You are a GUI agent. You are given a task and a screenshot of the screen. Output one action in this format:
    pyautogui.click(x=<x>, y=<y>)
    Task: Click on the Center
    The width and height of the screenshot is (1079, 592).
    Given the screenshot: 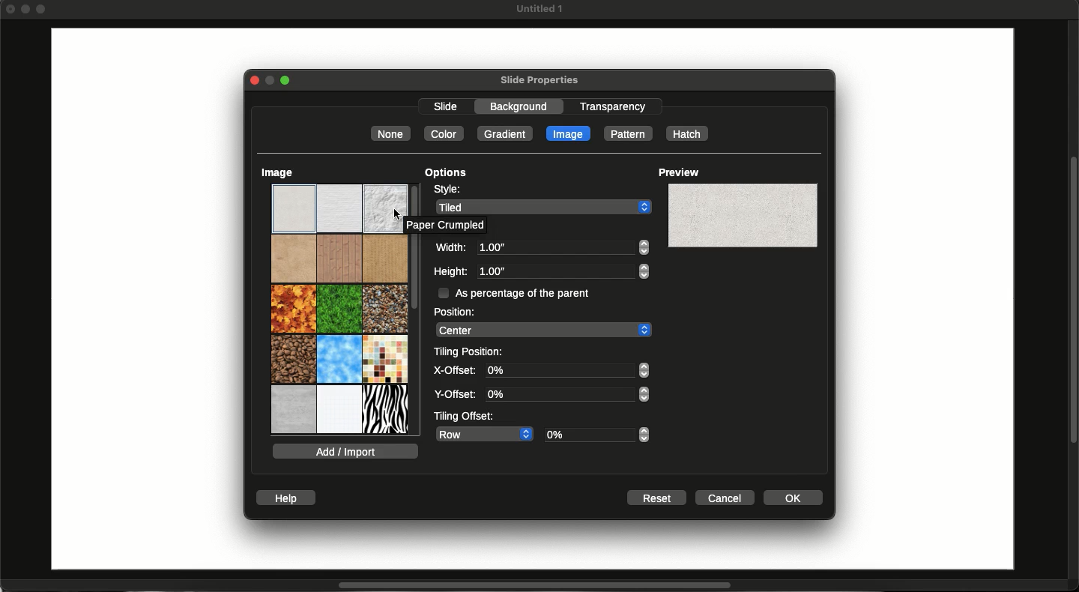 What is the action you would take?
    pyautogui.click(x=542, y=330)
    